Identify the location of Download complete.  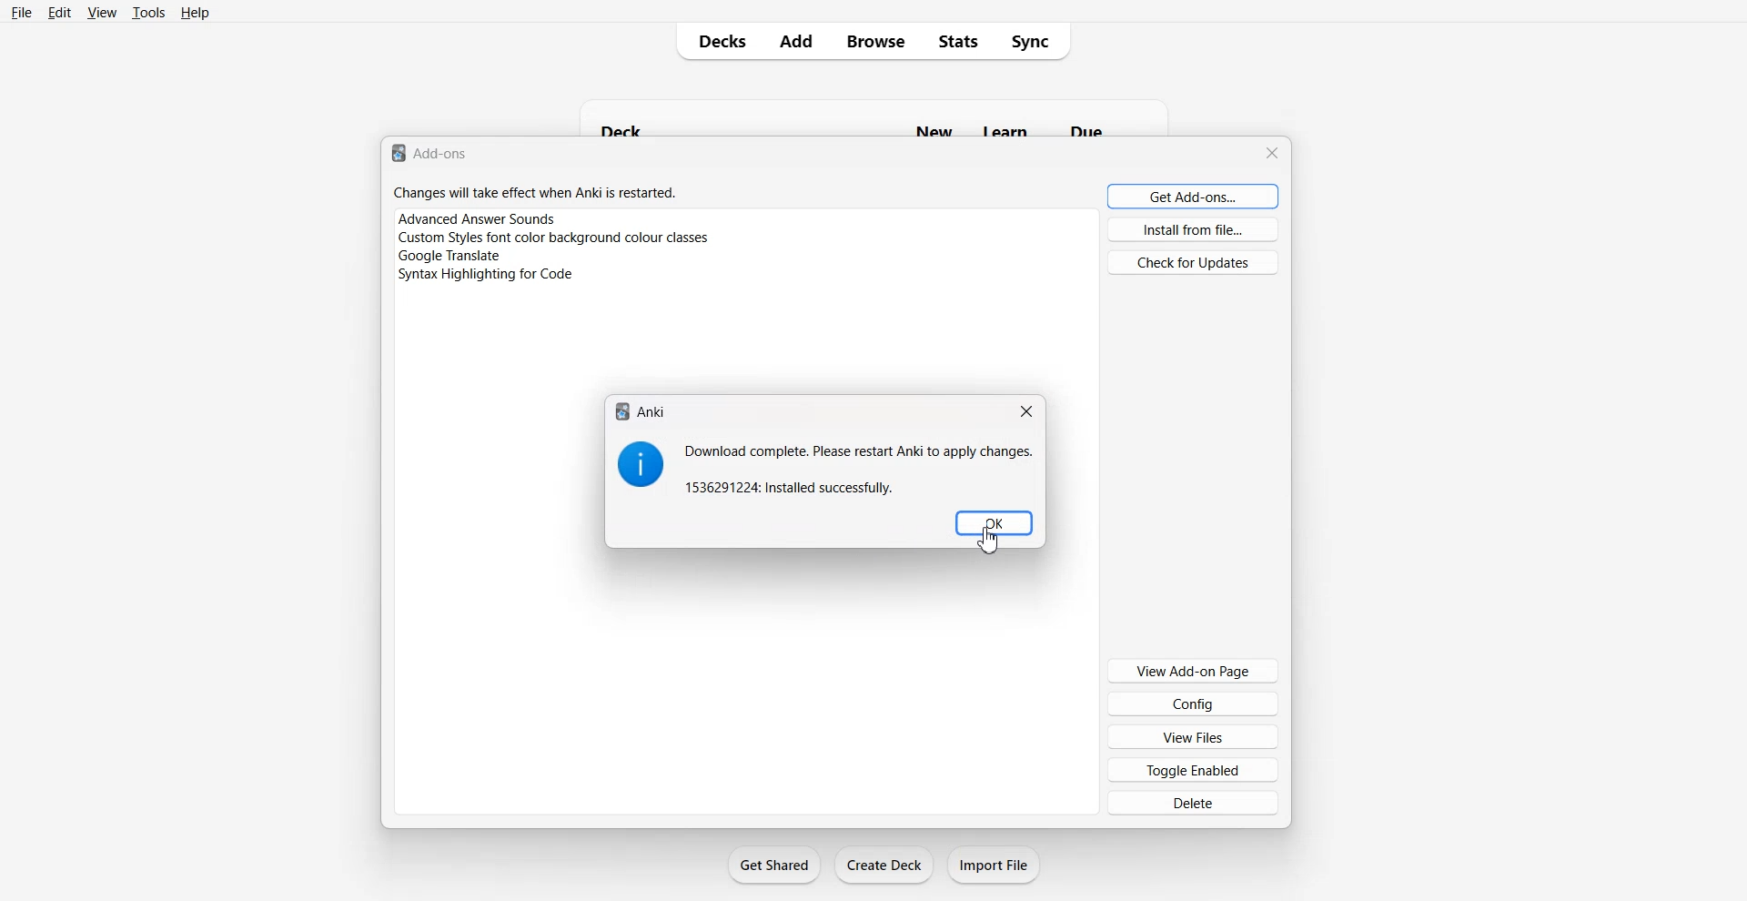
(859, 453).